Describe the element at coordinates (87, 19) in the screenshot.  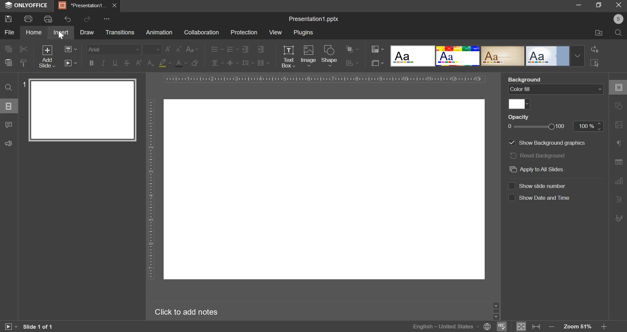
I see `redo` at that location.